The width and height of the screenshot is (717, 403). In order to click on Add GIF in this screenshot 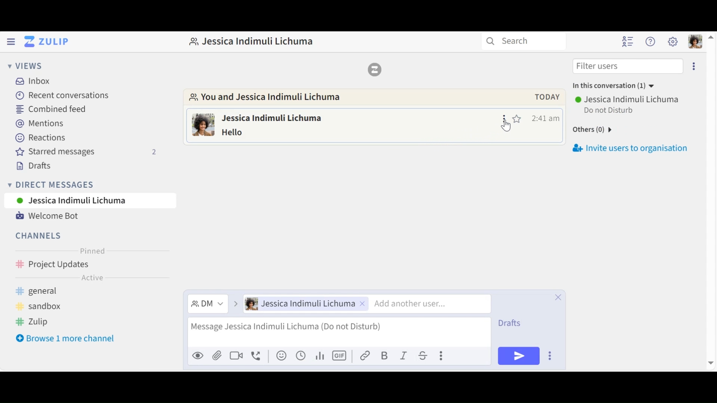, I will do `click(339, 355)`.